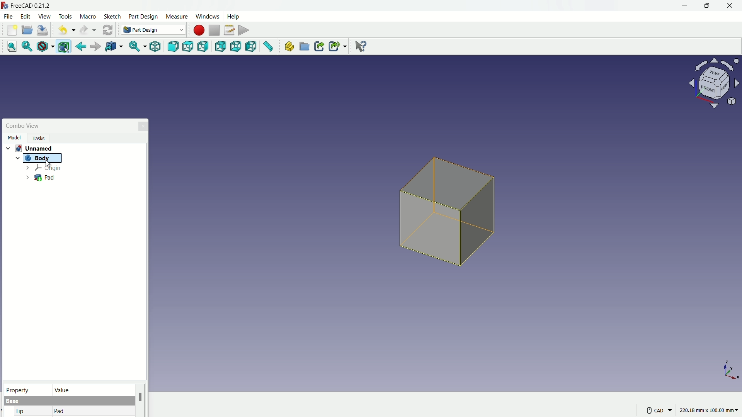  What do you see at coordinates (65, 47) in the screenshot?
I see `bounding box` at bounding box center [65, 47].